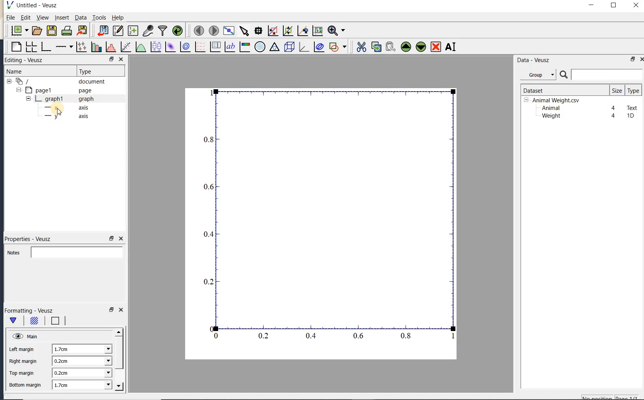  I want to click on 4, so click(614, 116).